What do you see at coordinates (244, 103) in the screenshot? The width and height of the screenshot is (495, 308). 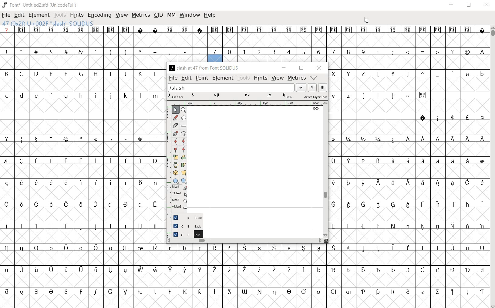 I see `ruler` at bounding box center [244, 103].